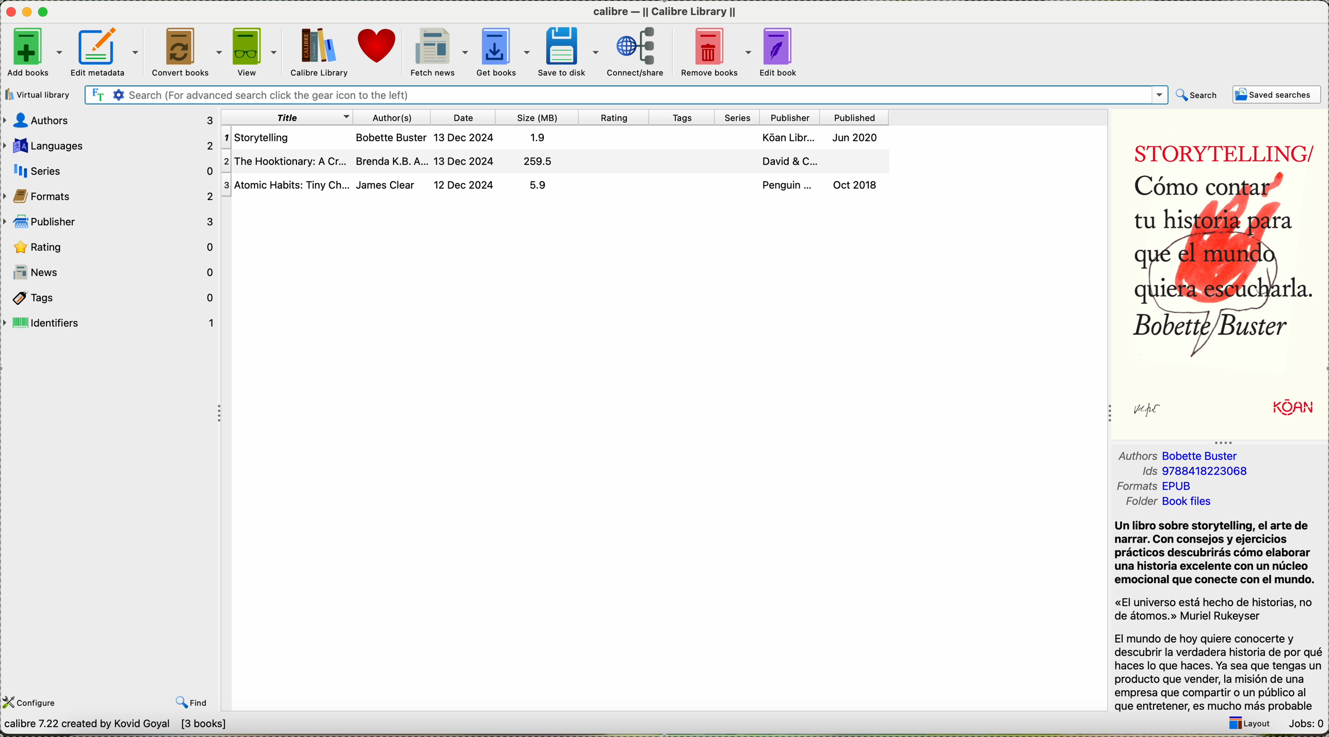 The width and height of the screenshot is (1329, 737). I want to click on authors, so click(1133, 456).